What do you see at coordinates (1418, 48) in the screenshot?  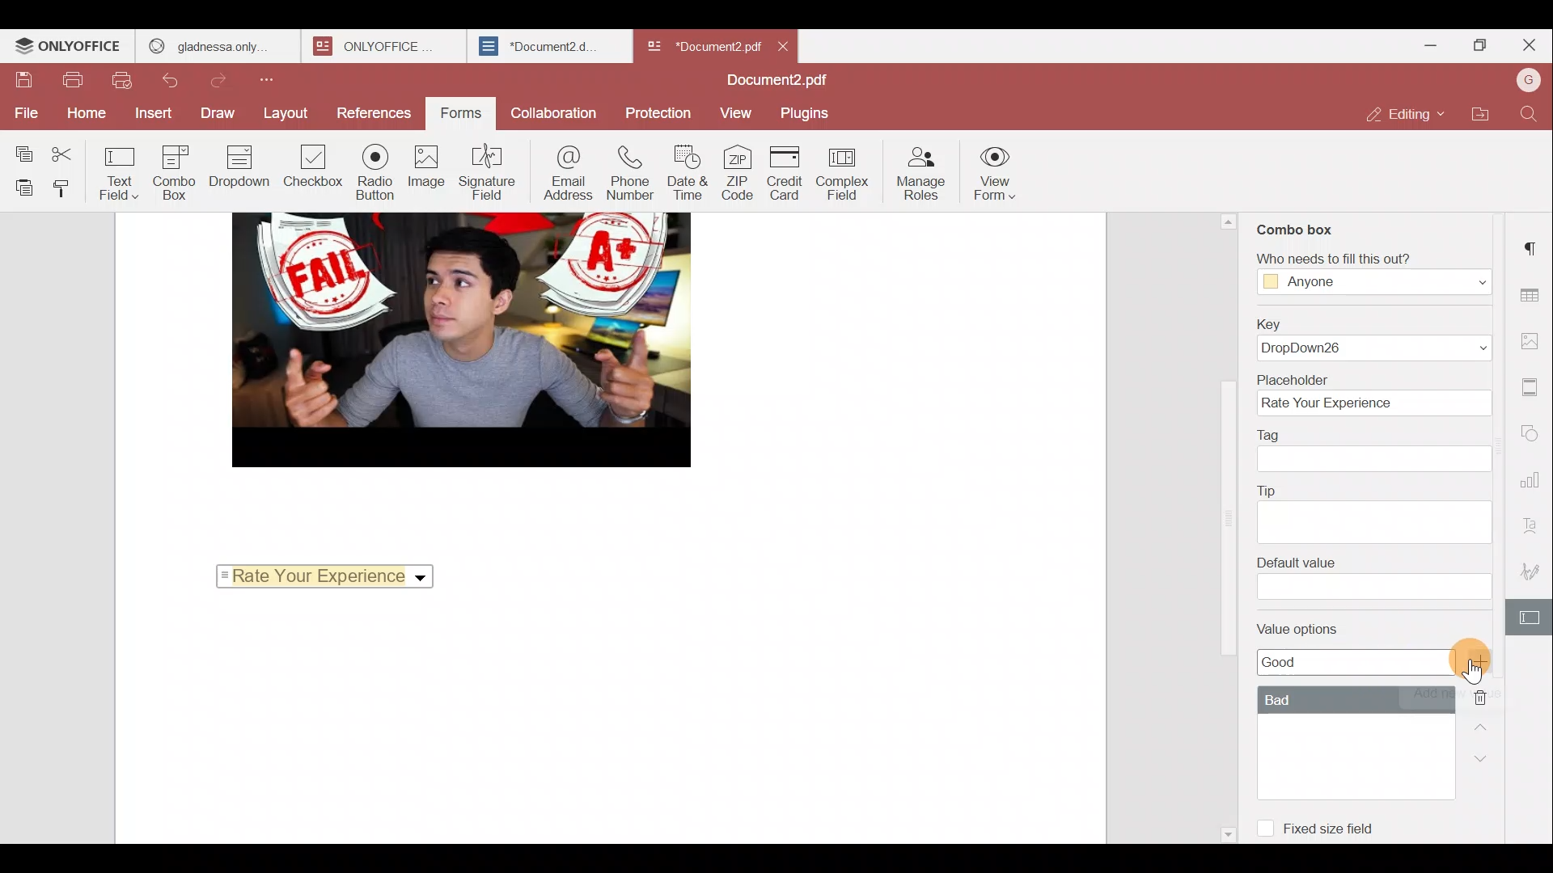 I see `Minimize` at bounding box center [1418, 48].